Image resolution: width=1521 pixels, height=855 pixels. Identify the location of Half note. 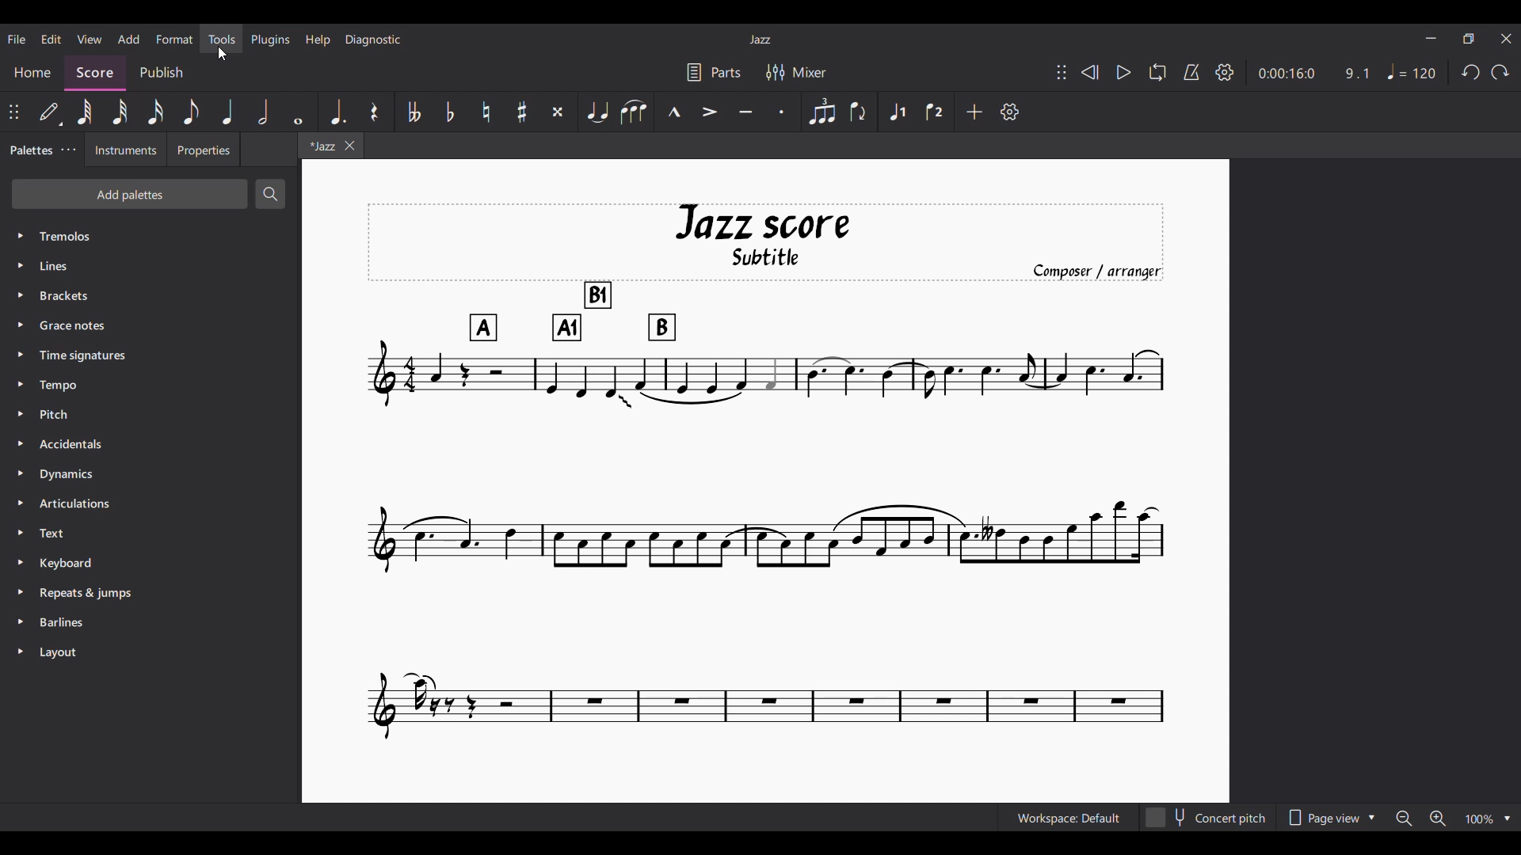
(263, 112).